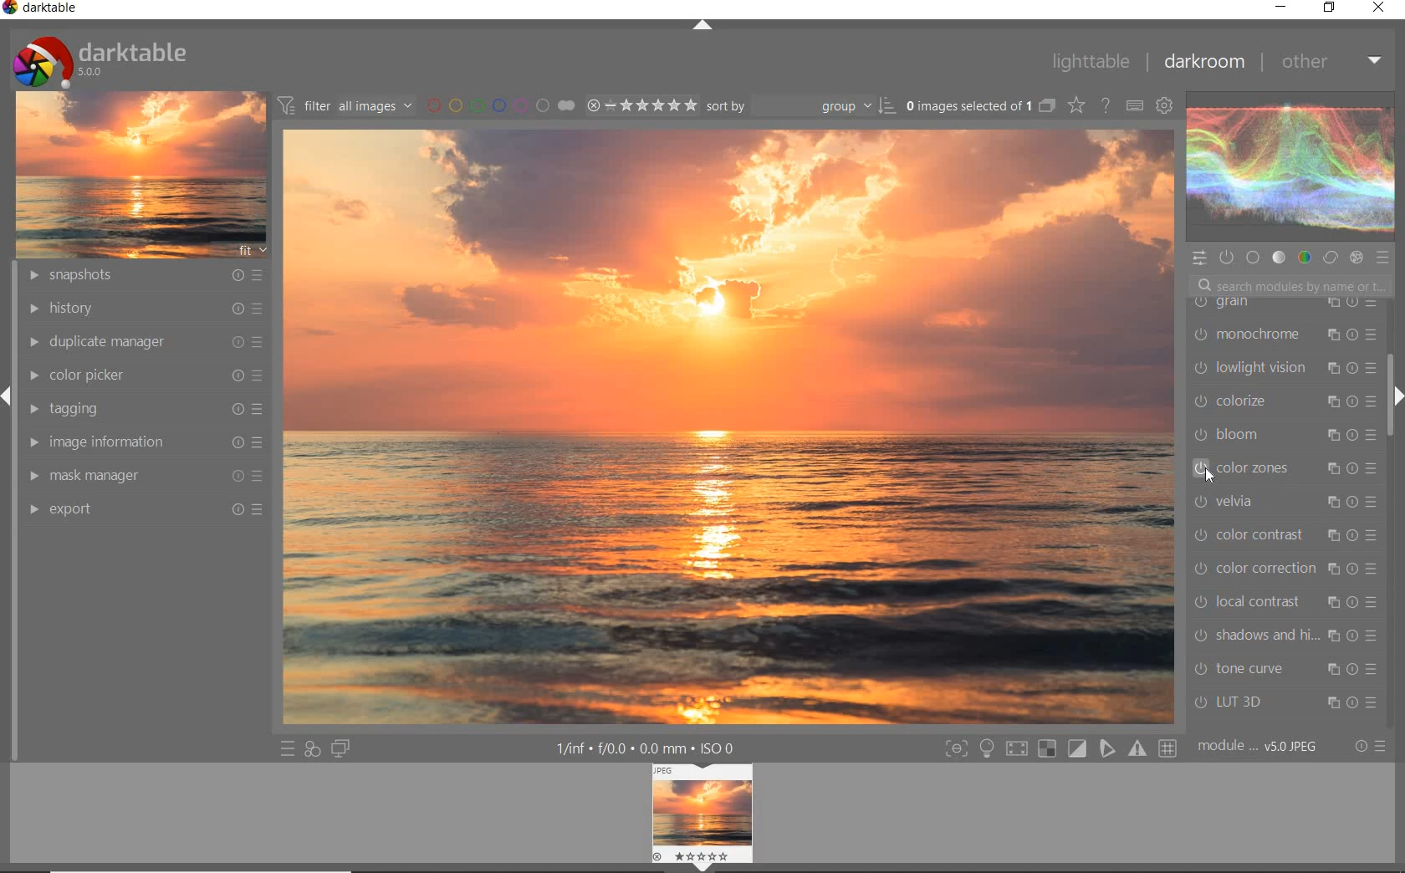 This screenshot has width=1405, height=873. I want to click on DUPLICATE MANAGER, so click(142, 339).